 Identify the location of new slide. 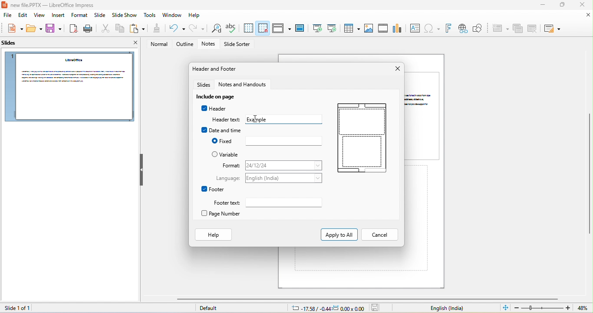
(500, 29).